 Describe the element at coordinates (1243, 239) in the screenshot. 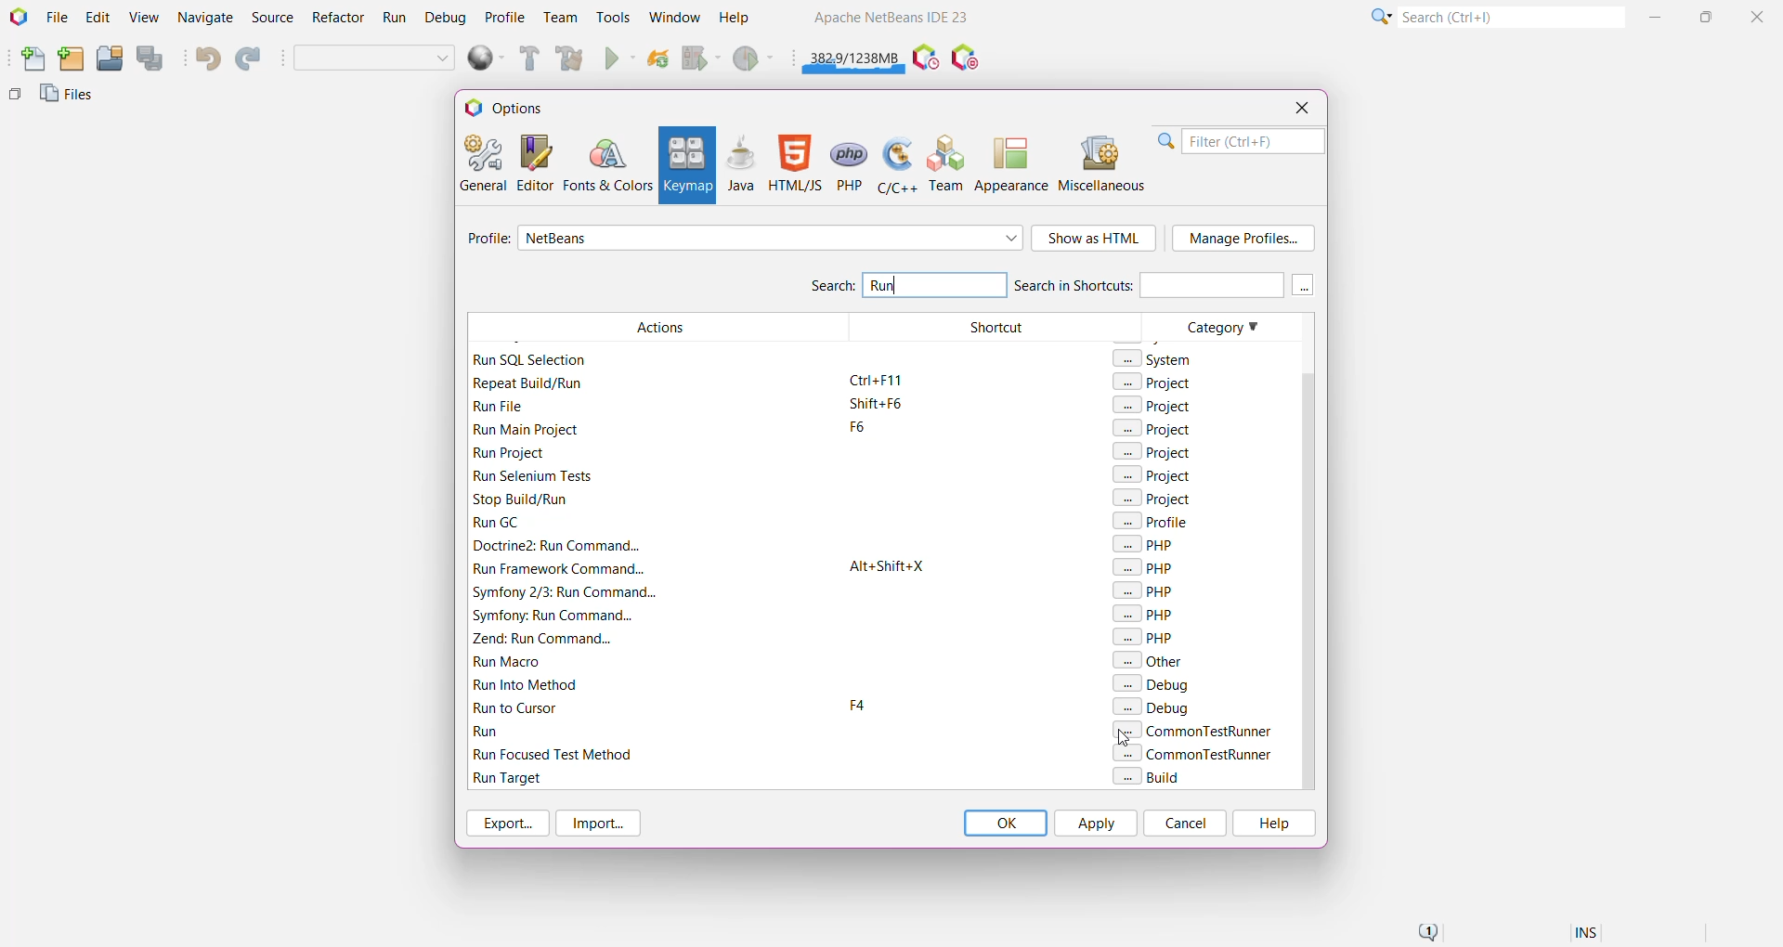

I see `Manage Profile` at that location.